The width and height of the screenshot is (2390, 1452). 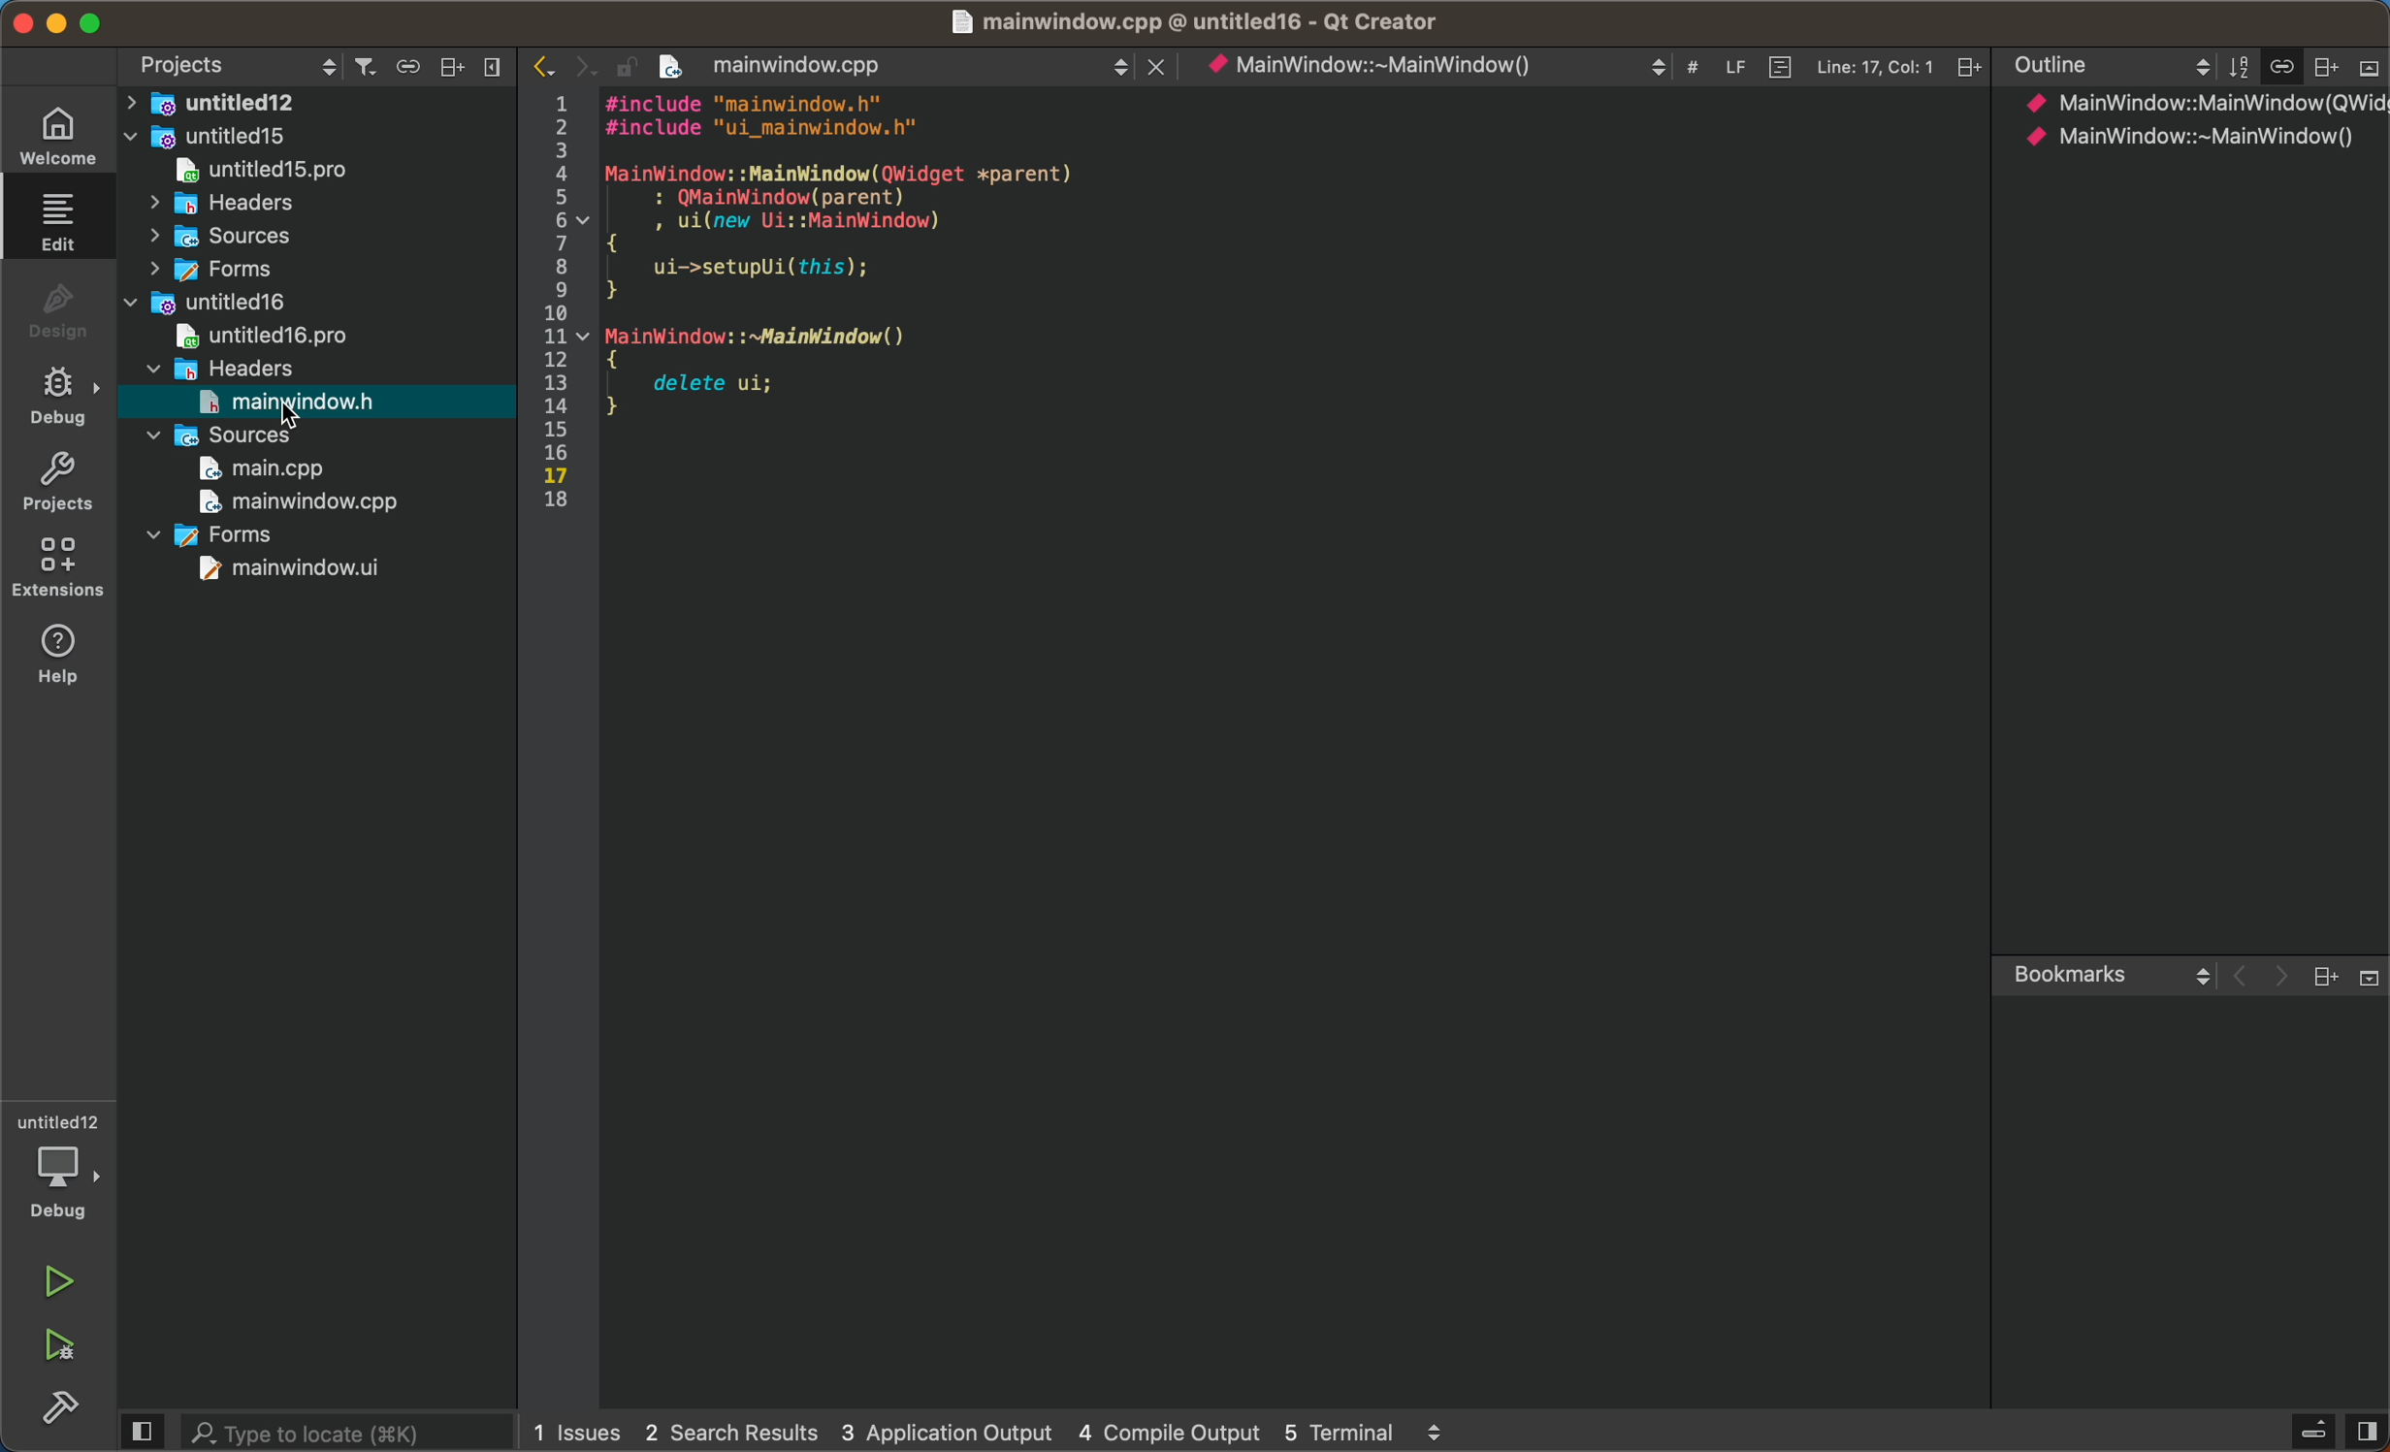 What do you see at coordinates (54, 393) in the screenshot?
I see `debug` at bounding box center [54, 393].